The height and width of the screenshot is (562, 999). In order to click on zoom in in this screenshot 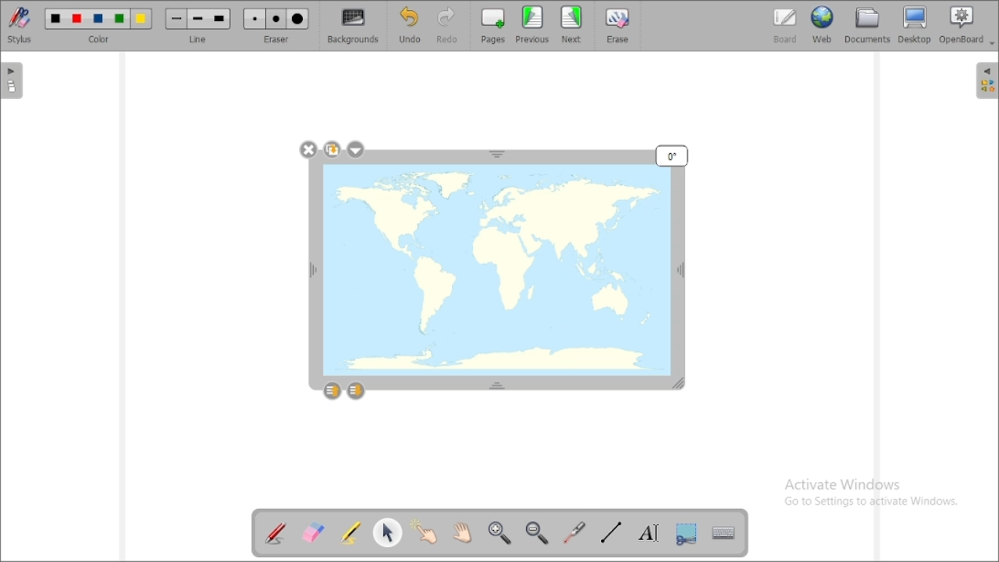, I will do `click(499, 532)`.